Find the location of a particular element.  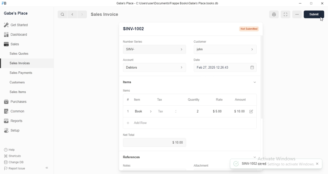

Search is located at coordinates (62, 14).